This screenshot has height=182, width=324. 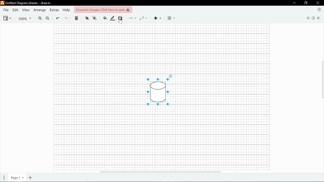 What do you see at coordinates (171, 18) in the screenshot?
I see `Table` at bounding box center [171, 18].